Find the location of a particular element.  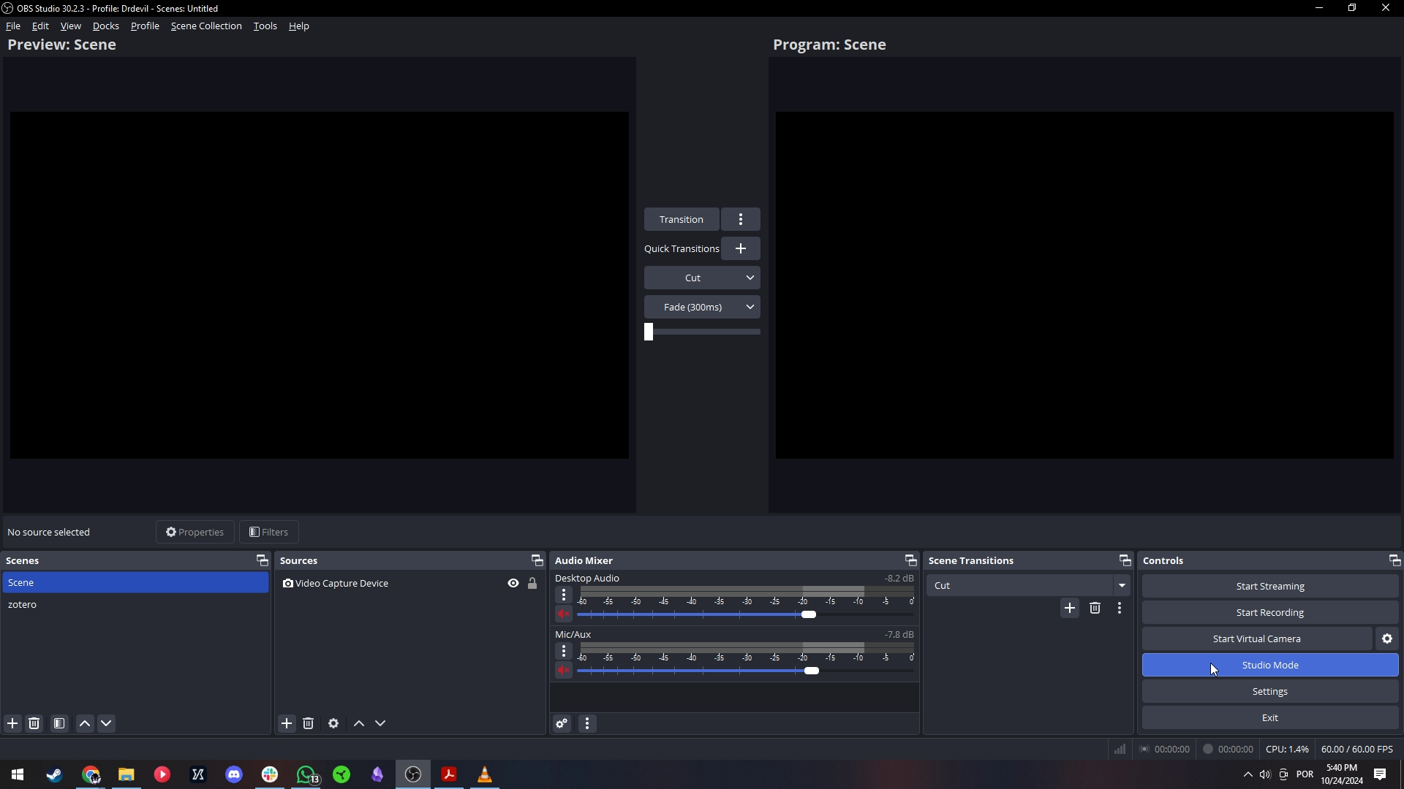

Transition menu is located at coordinates (741, 218).